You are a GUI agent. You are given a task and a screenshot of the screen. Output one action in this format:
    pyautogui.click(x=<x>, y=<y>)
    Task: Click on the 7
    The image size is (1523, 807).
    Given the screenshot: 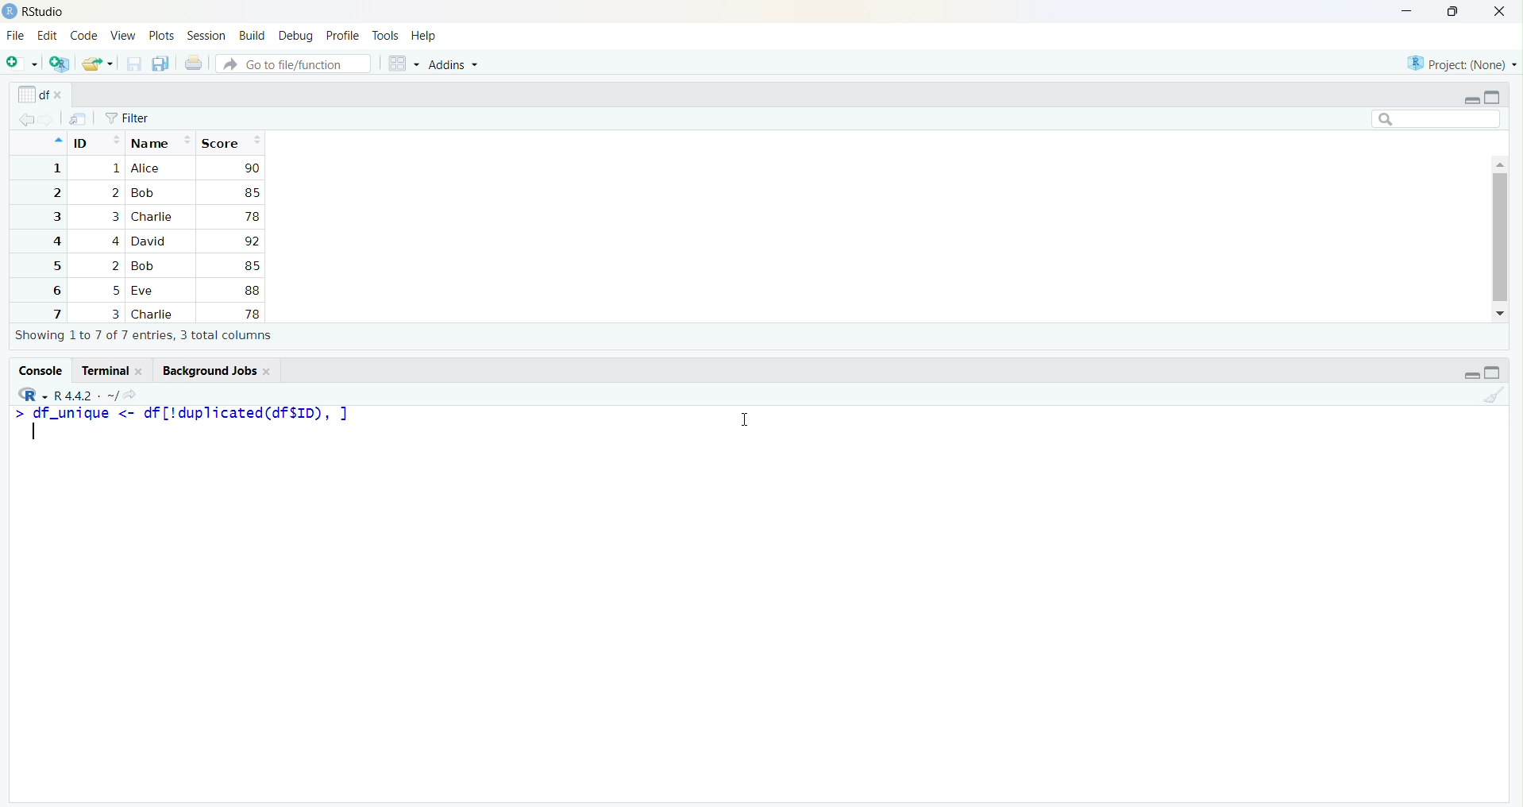 What is the action you would take?
    pyautogui.click(x=55, y=313)
    